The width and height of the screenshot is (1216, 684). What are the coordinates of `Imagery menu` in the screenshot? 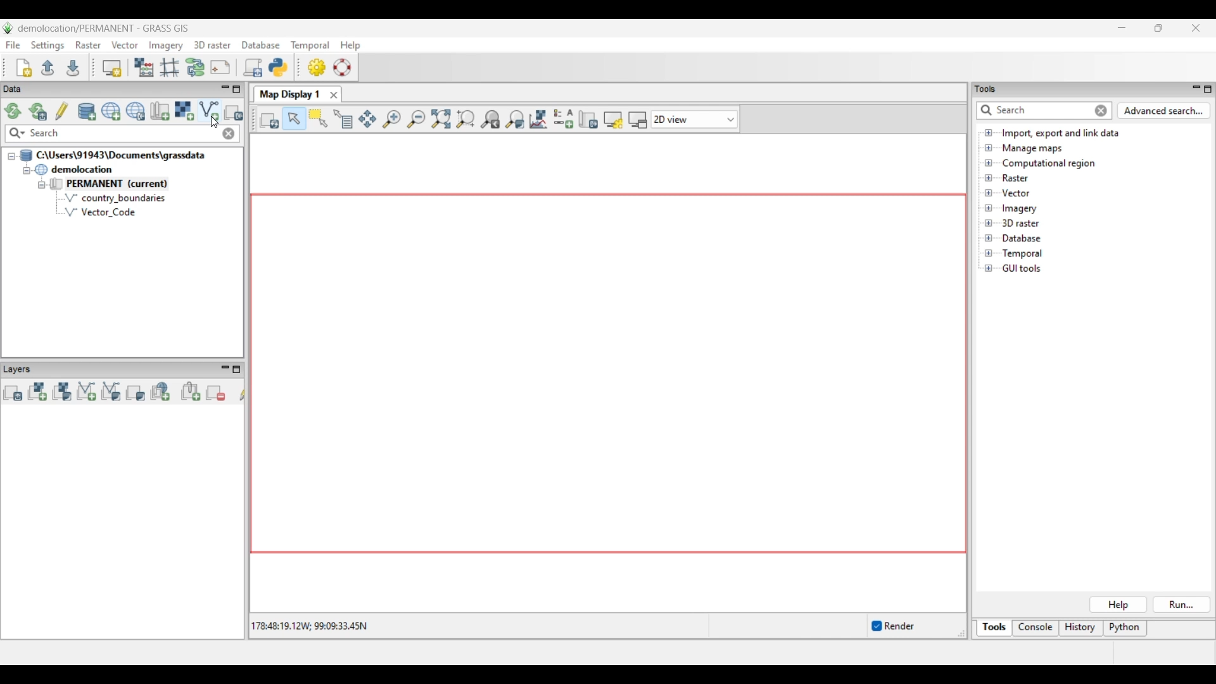 It's located at (167, 46).